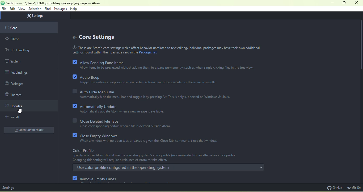  Describe the element at coordinates (91, 77) in the screenshot. I see `audio beep` at that location.